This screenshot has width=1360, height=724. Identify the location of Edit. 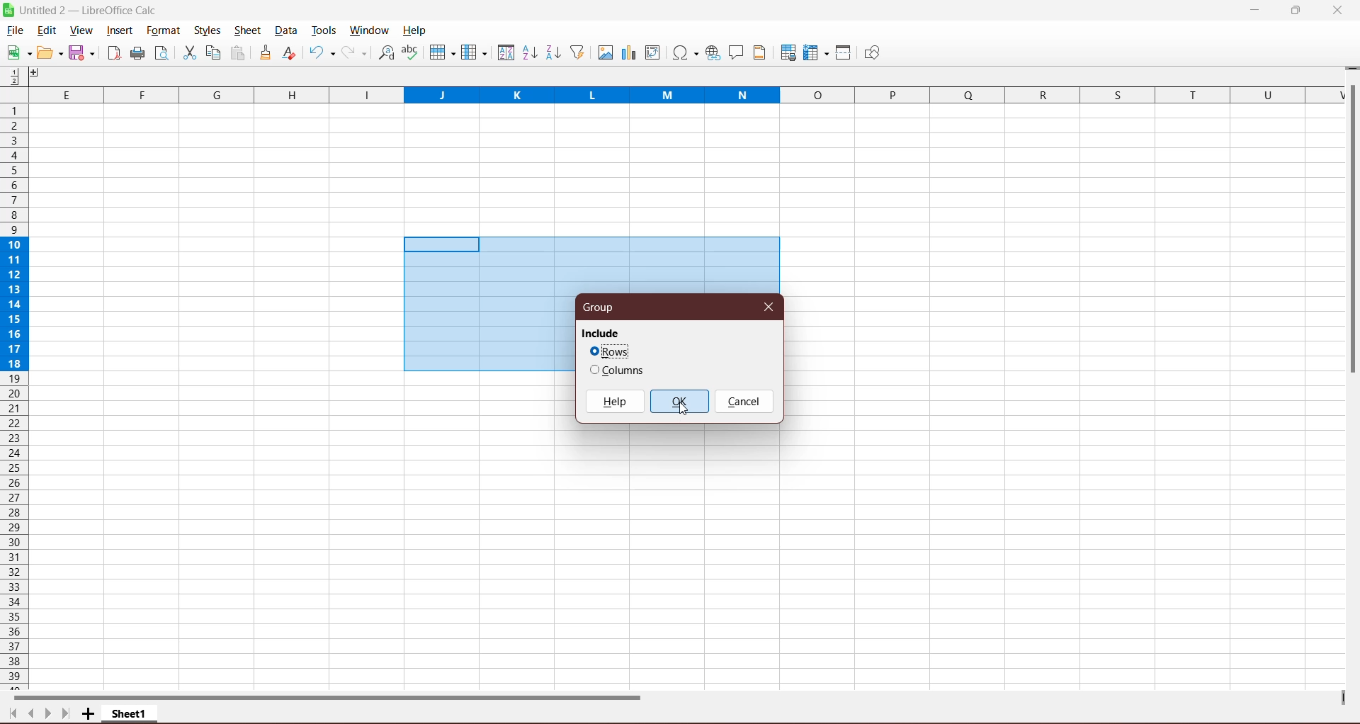
(47, 32).